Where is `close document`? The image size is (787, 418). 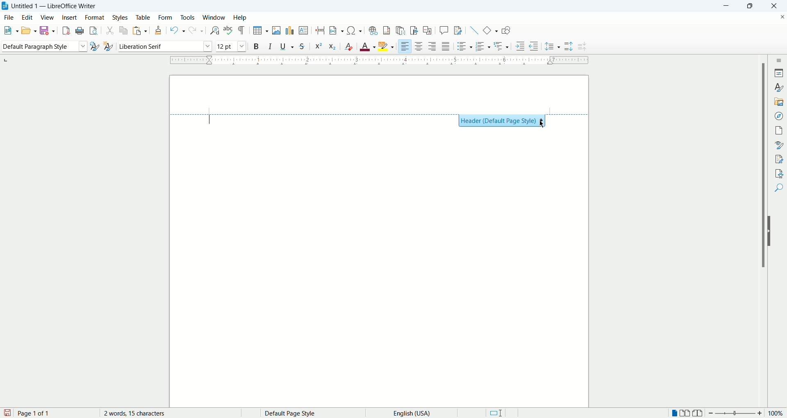
close document is located at coordinates (780, 17).